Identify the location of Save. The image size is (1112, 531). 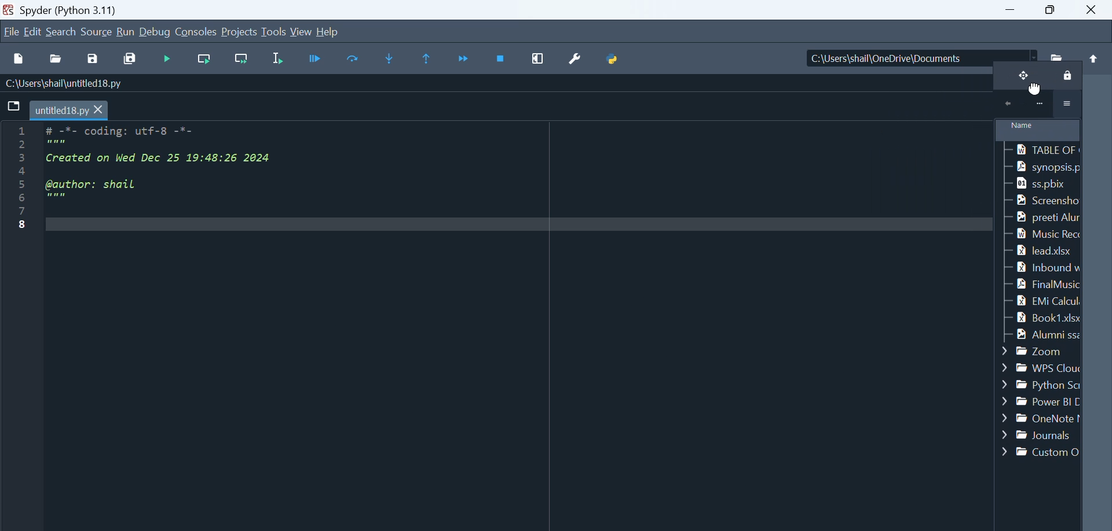
(96, 56).